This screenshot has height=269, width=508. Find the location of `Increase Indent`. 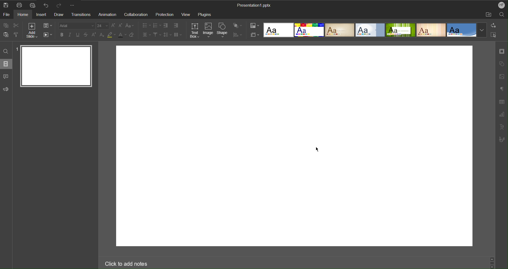

Increase Indent is located at coordinates (176, 25).